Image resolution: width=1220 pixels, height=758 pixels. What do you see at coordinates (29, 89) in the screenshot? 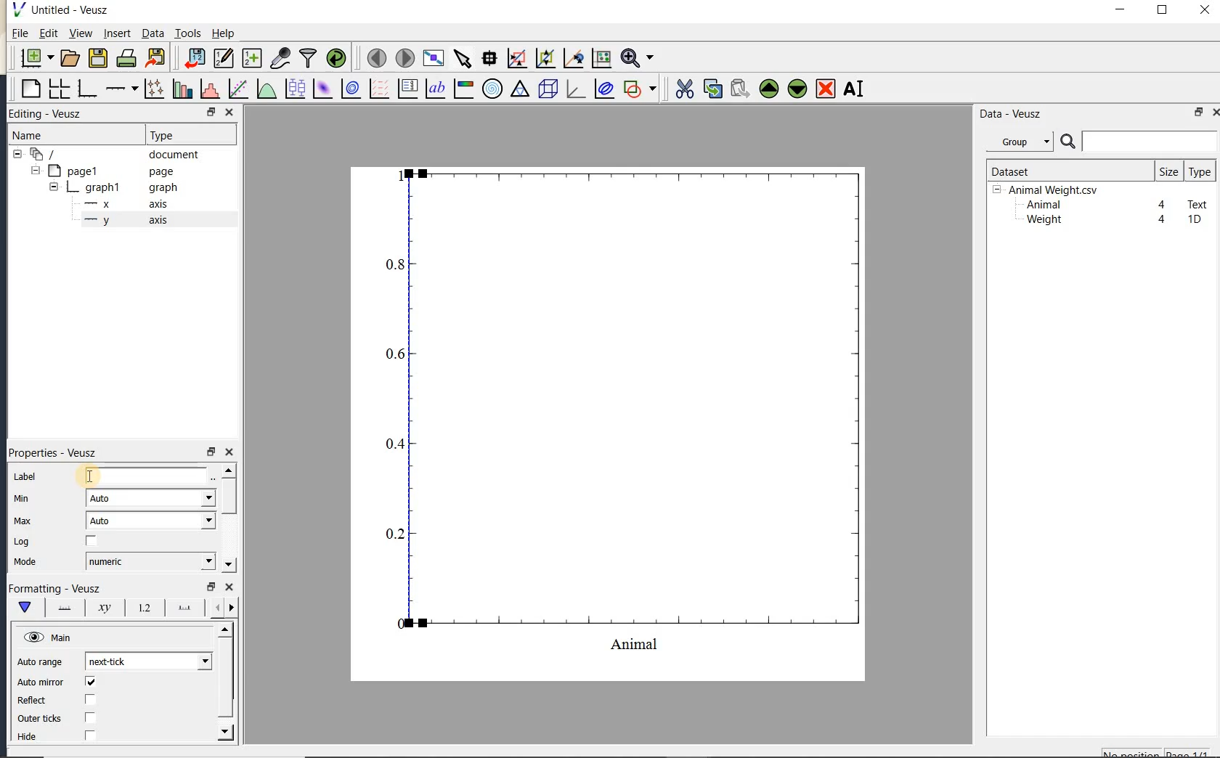
I see `blank page` at bounding box center [29, 89].